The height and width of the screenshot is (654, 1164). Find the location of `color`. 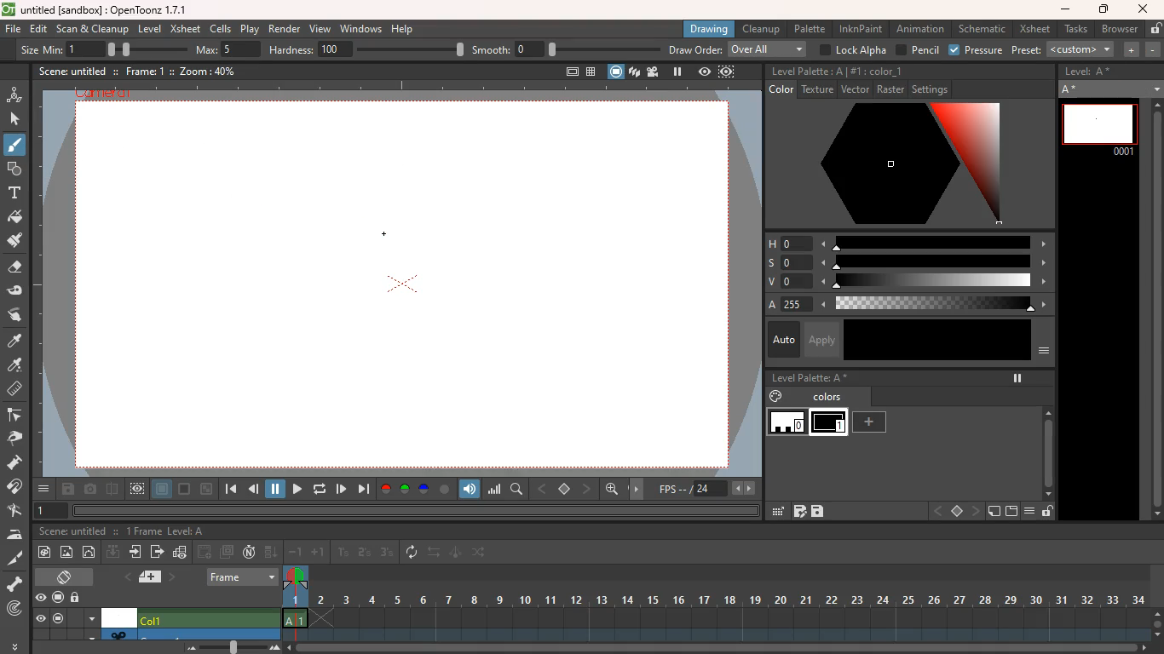

color is located at coordinates (937, 340).